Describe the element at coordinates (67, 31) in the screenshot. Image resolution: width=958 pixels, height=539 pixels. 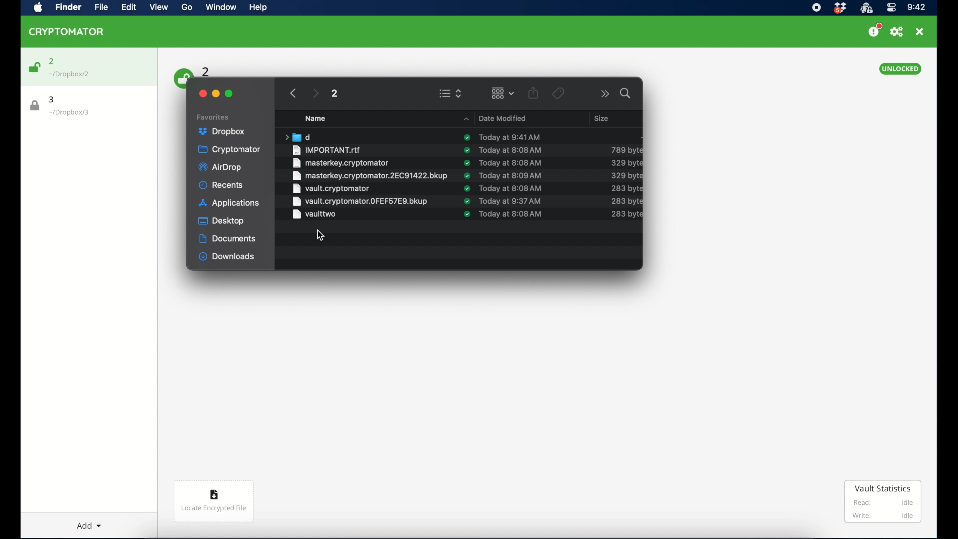
I see `cryptomator` at that location.